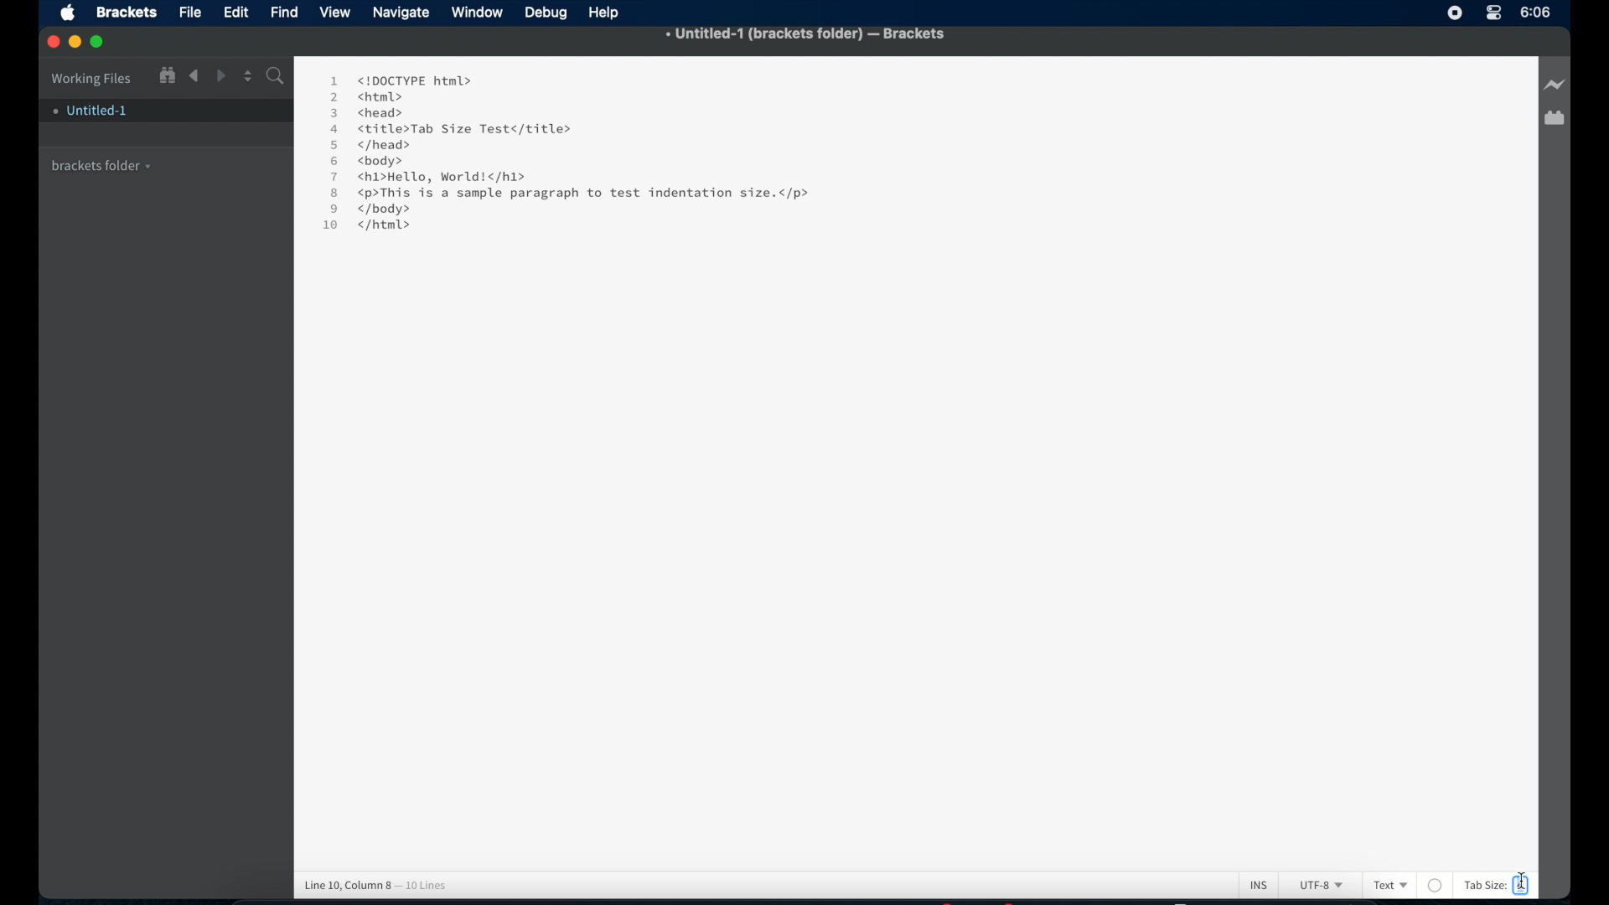 The image size is (1609, 905). What do you see at coordinates (574, 194) in the screenshot?
I see `8 <p>This is a sample paragraph to test indentation size.</p>` at bounding box center [574, 194].